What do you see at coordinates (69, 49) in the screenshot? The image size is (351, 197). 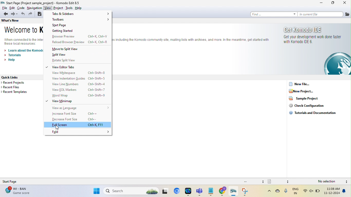 I see `move to split view` at bounding box center [69, 49].